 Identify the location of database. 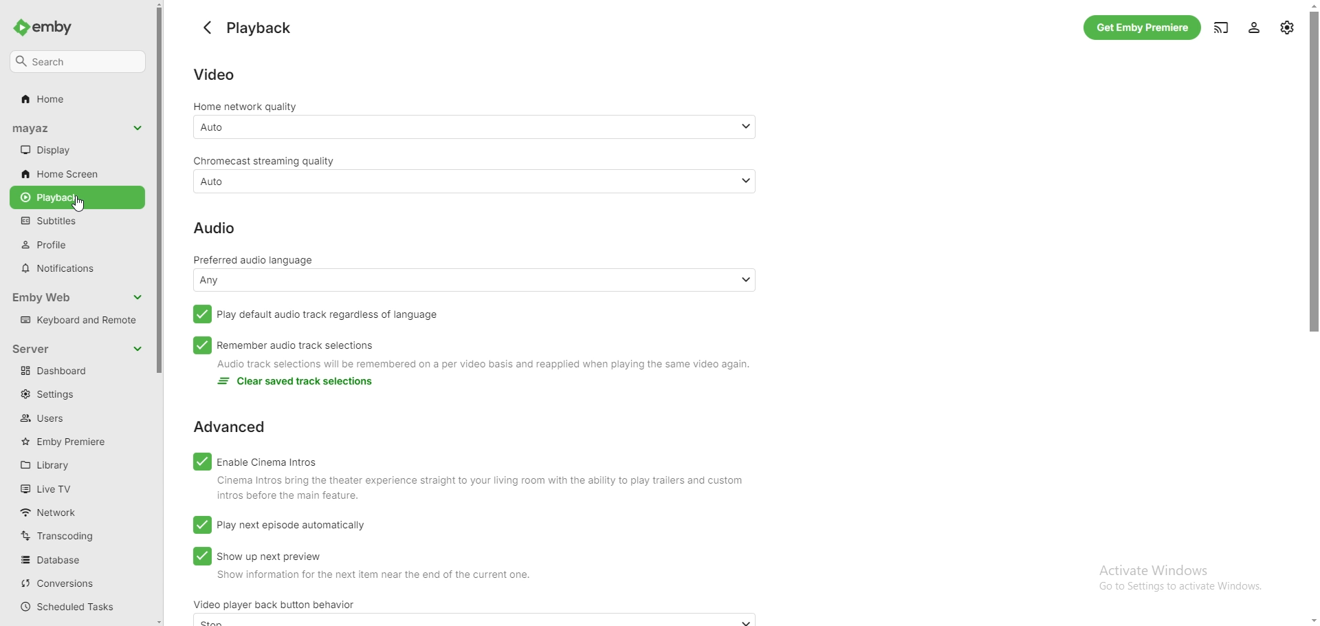
(76, 559).